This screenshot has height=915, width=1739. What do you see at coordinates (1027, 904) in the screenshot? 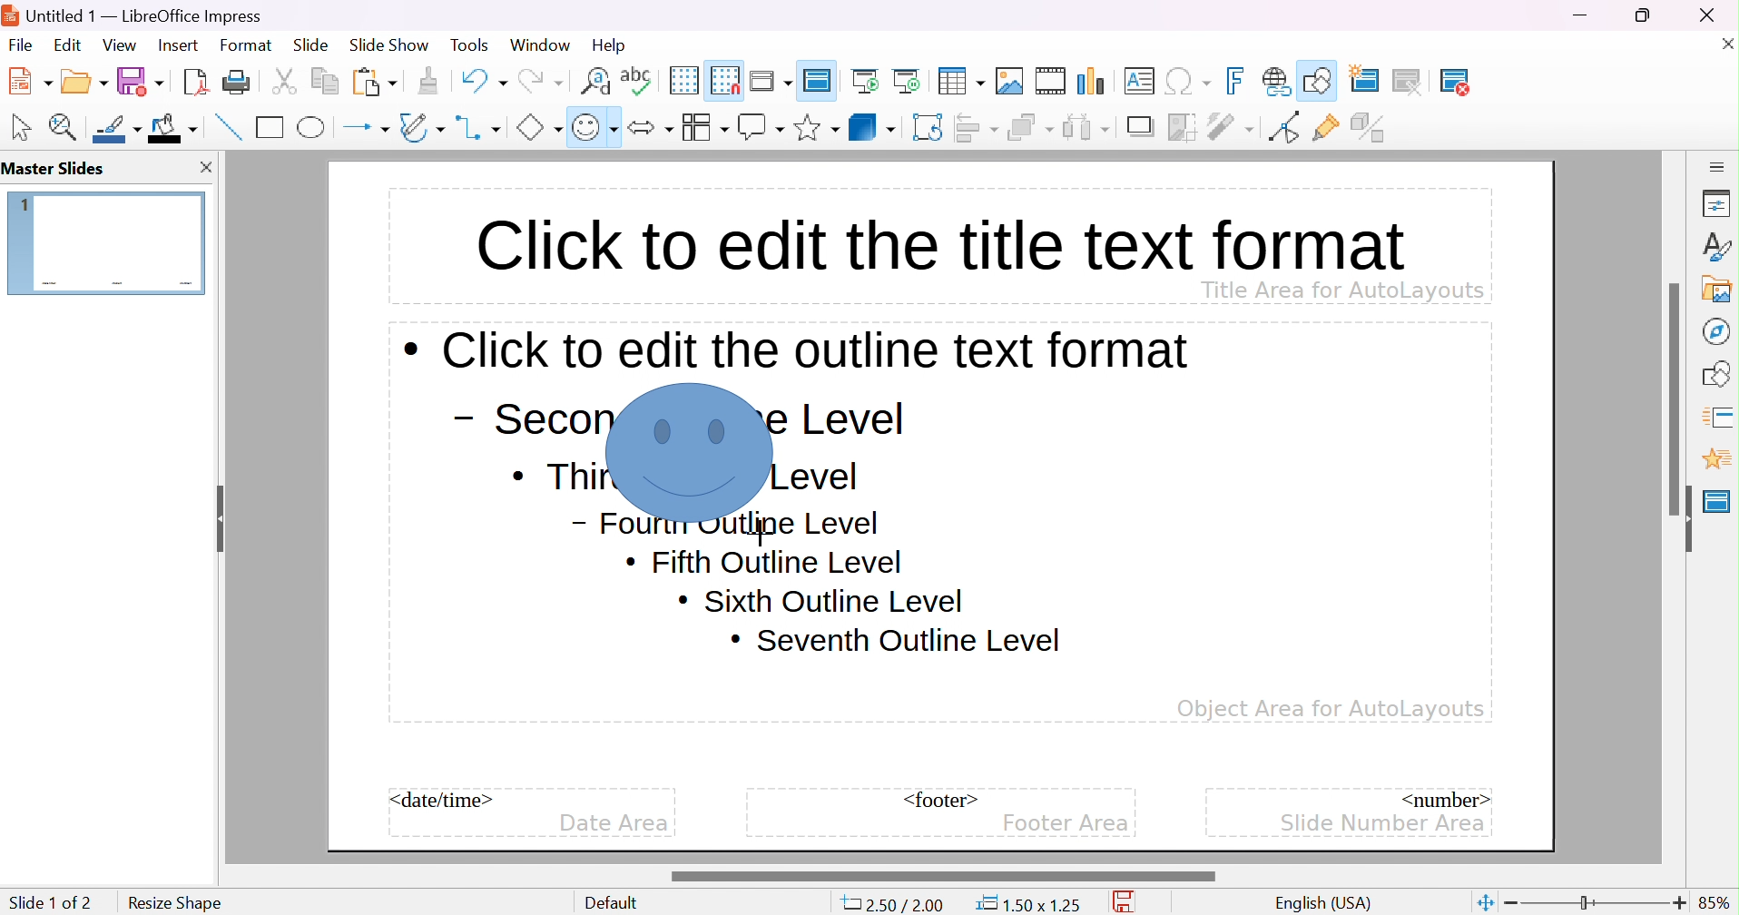
I see `0.00*0.00` at bounding box center [1027, 904].